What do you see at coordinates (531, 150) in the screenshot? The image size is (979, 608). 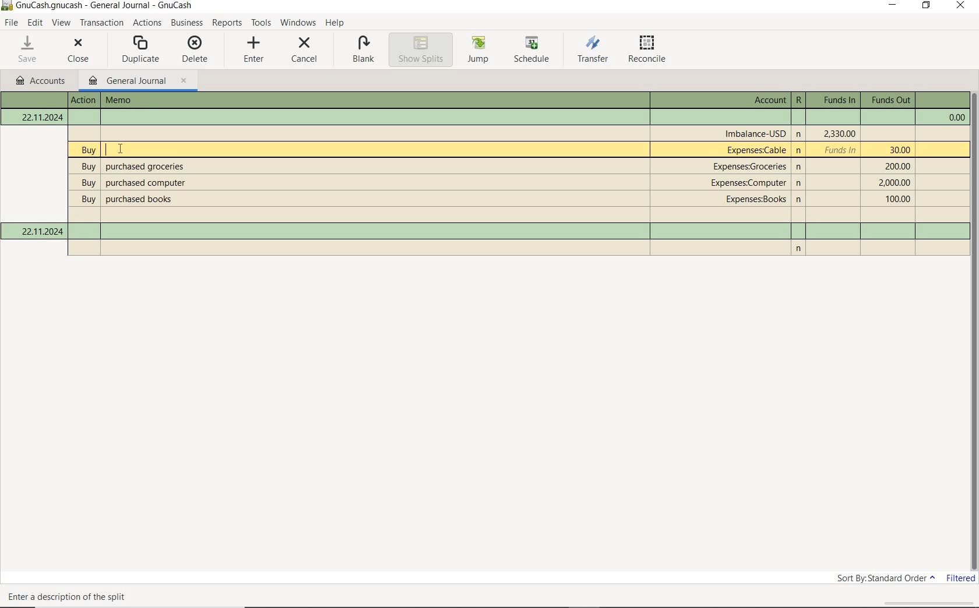 I see `Text` at bounding box center [531, 150].